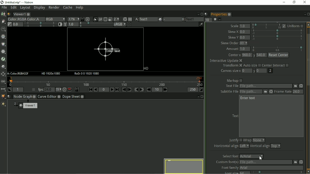 The image size is (310, 174). I want to click on Frame increment, so click(157, 90).